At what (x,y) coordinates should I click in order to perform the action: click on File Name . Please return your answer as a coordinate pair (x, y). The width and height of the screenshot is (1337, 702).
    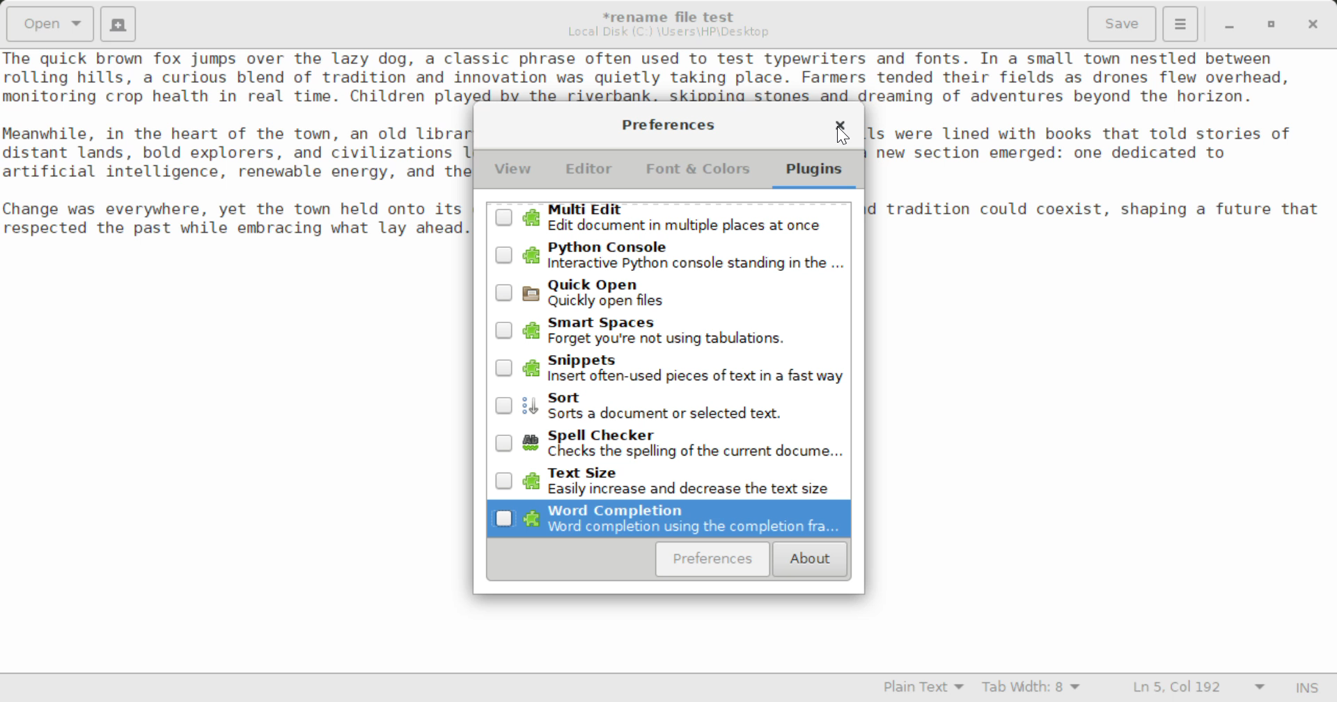
    Looking at the image, I should click on (673, 15).